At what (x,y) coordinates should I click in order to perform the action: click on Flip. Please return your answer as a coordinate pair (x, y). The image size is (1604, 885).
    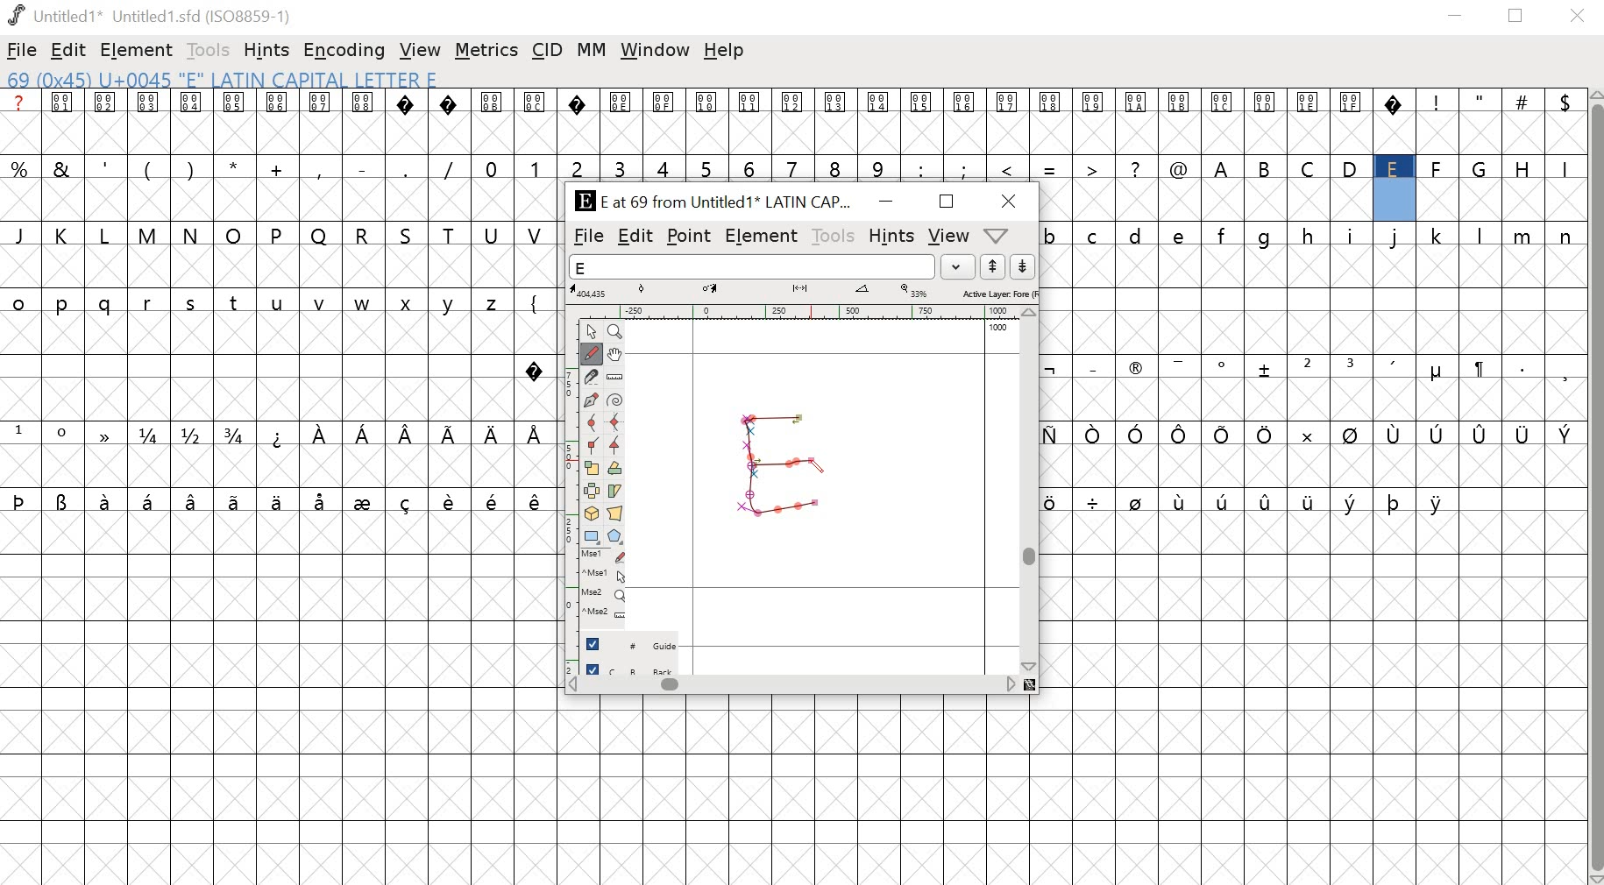
    Looking at the image, I should click on (592, 492).